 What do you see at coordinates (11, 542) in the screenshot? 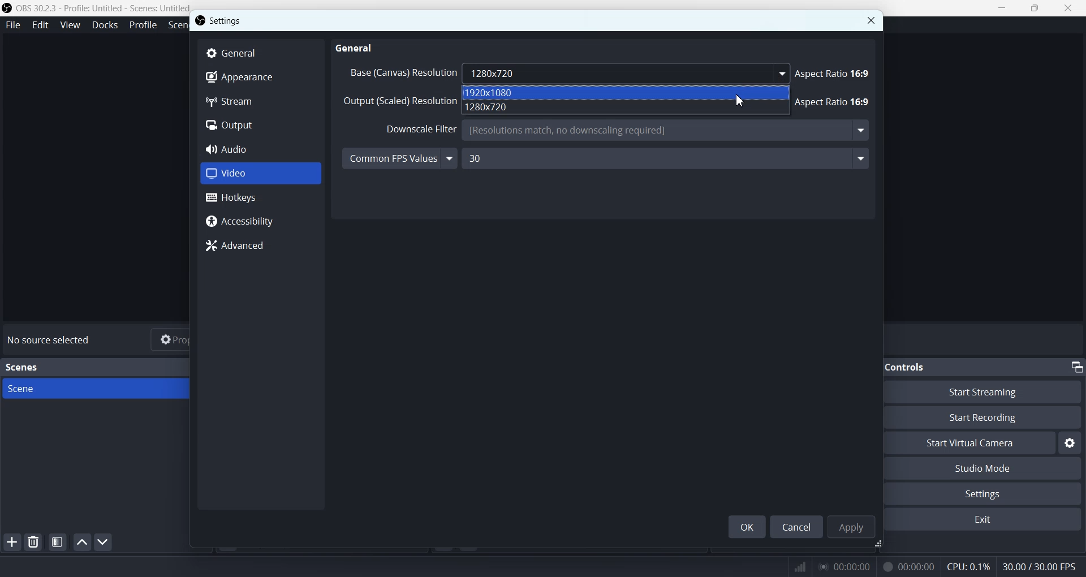
I see `Add Scene` at bounding box center [11, 542].